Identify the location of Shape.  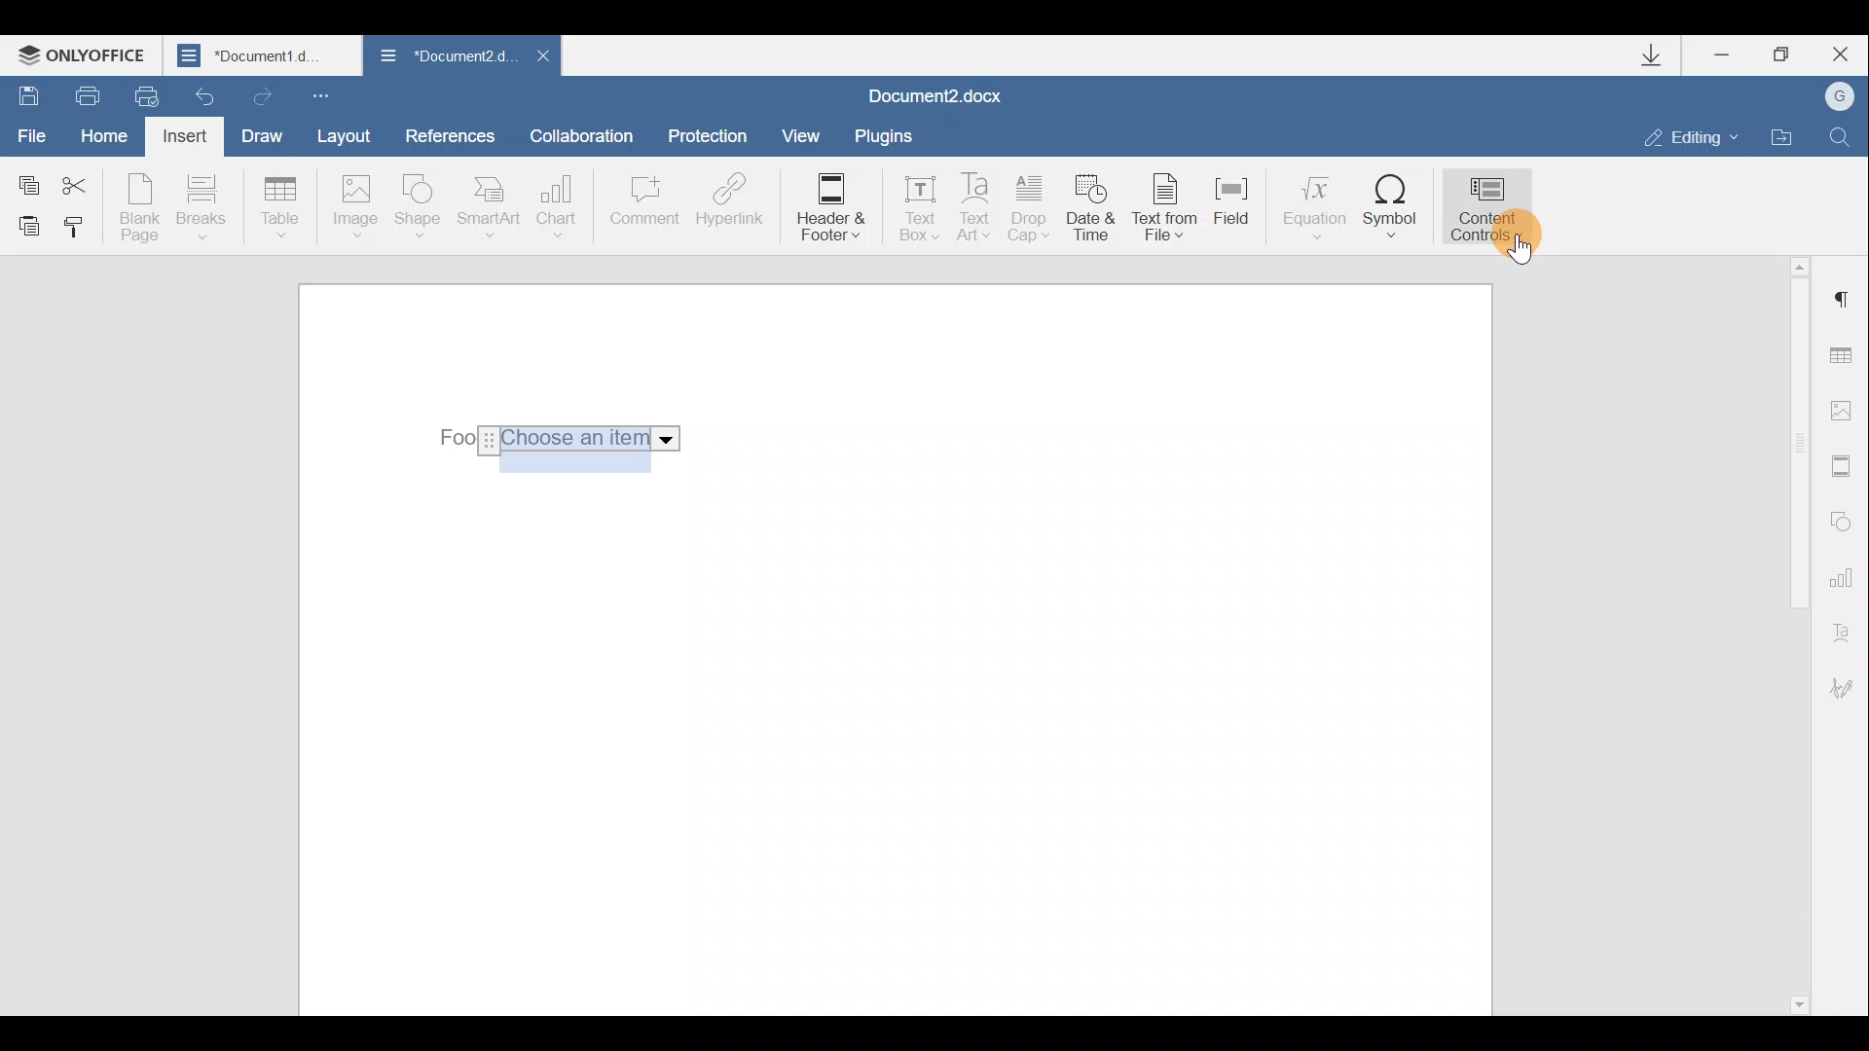
(421, 209).